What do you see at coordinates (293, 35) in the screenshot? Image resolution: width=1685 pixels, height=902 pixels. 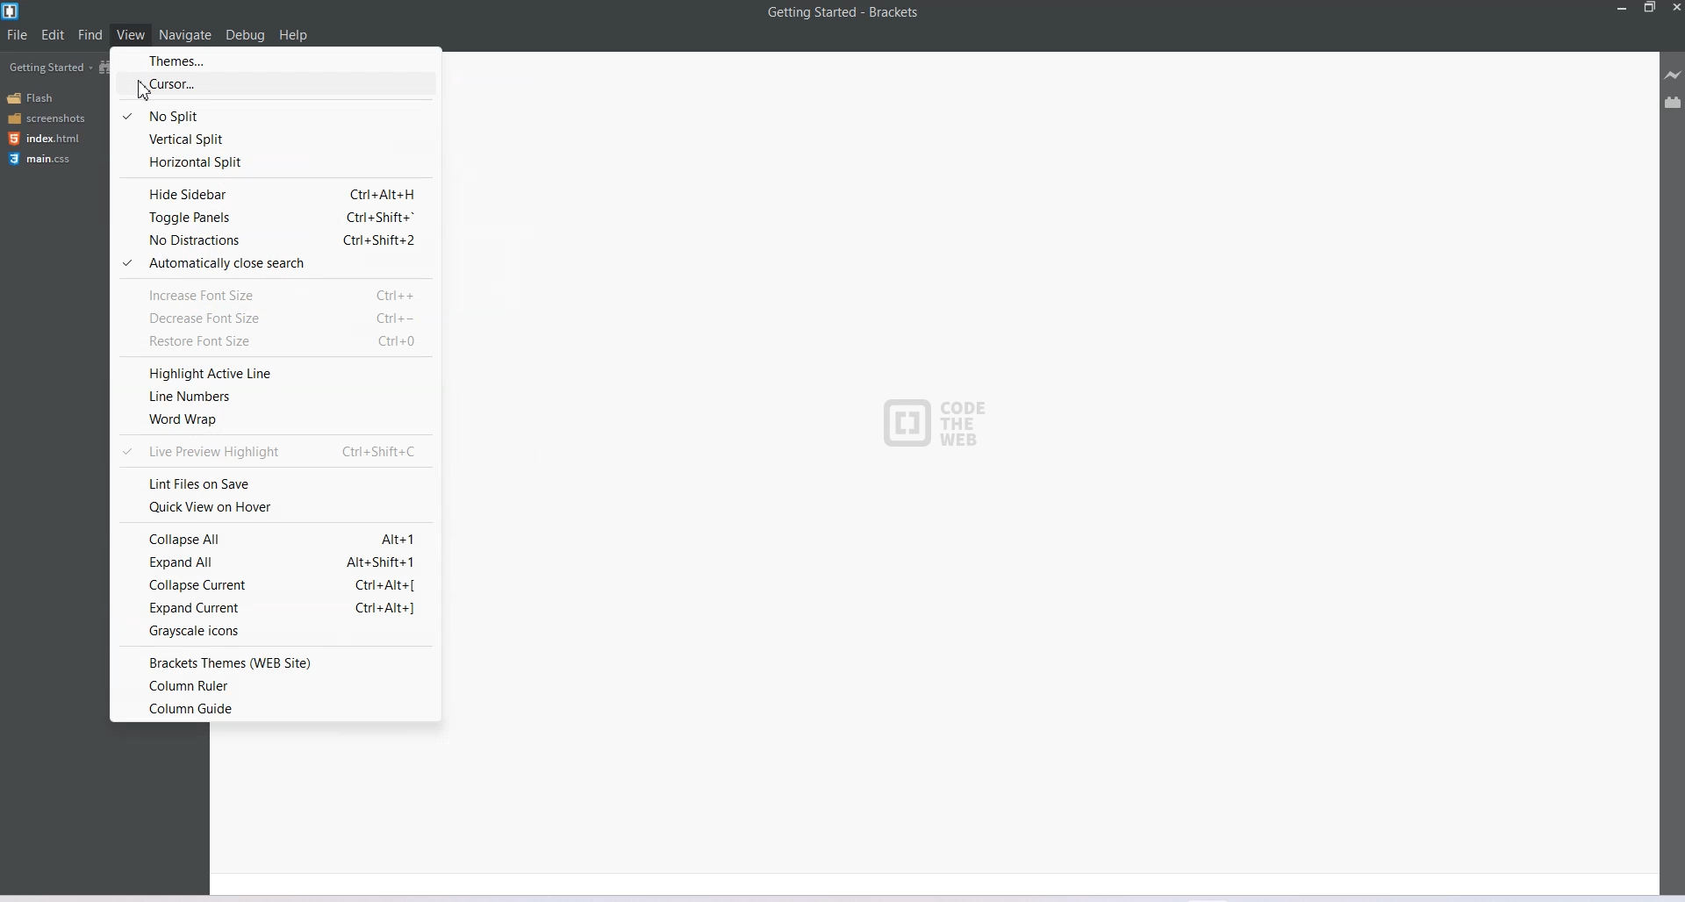 I see `Help` at bounding box center [293, 35].